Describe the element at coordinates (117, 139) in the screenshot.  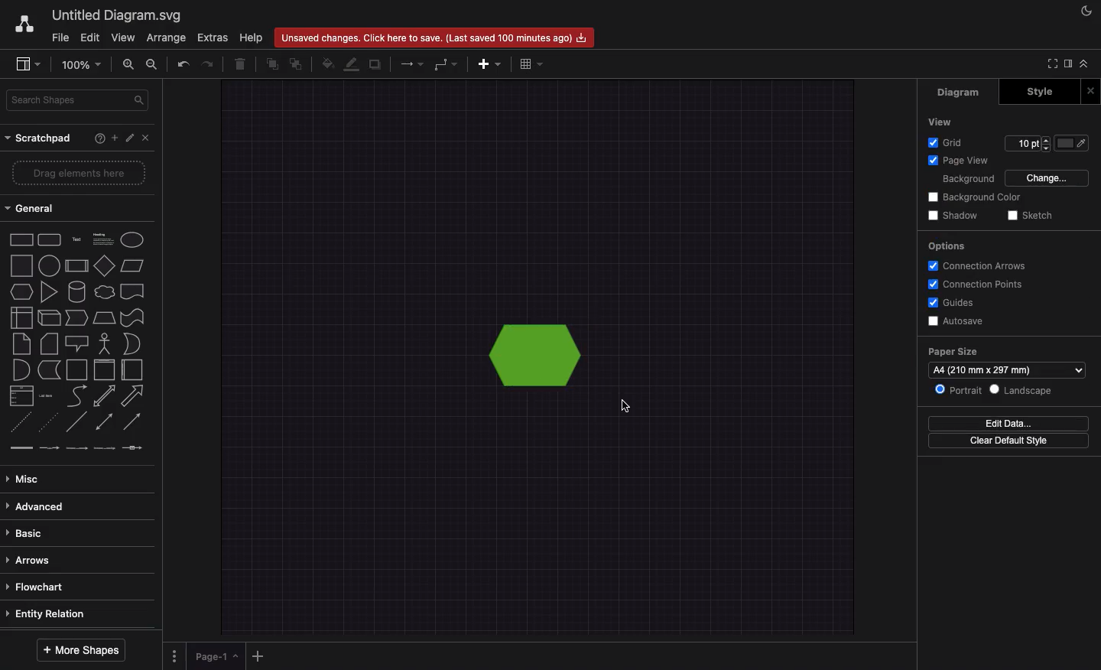
I see `Add` at that location.